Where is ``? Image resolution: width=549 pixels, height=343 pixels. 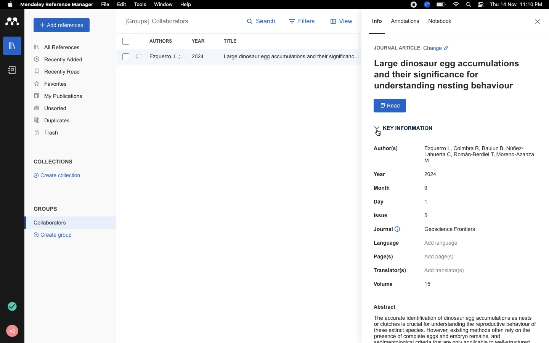  is located at coordinates (288, 57).